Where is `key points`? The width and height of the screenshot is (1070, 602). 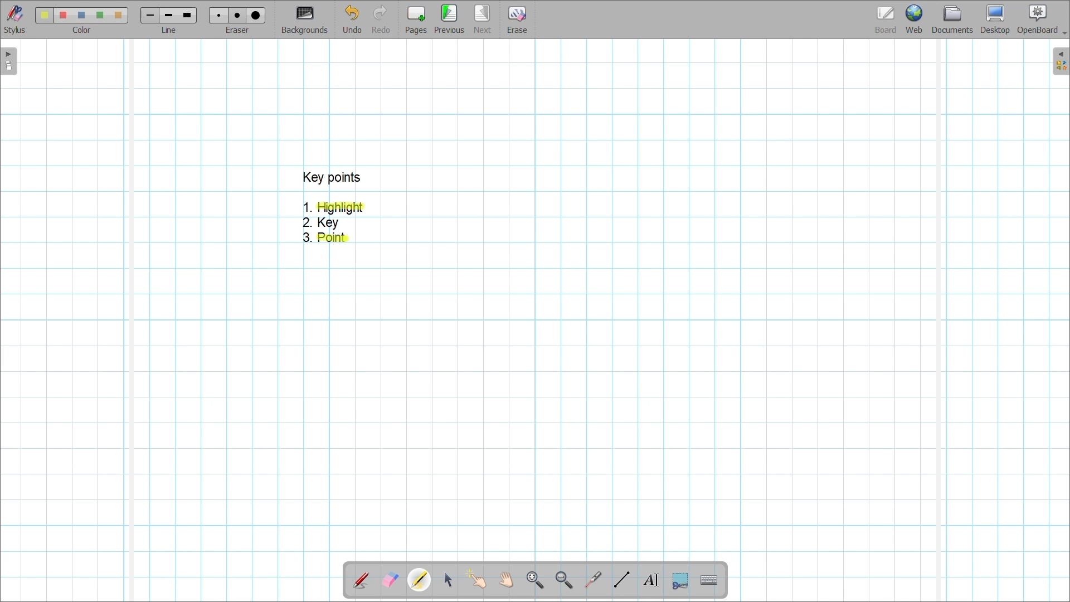 key points is located at coordinates (331, 177).